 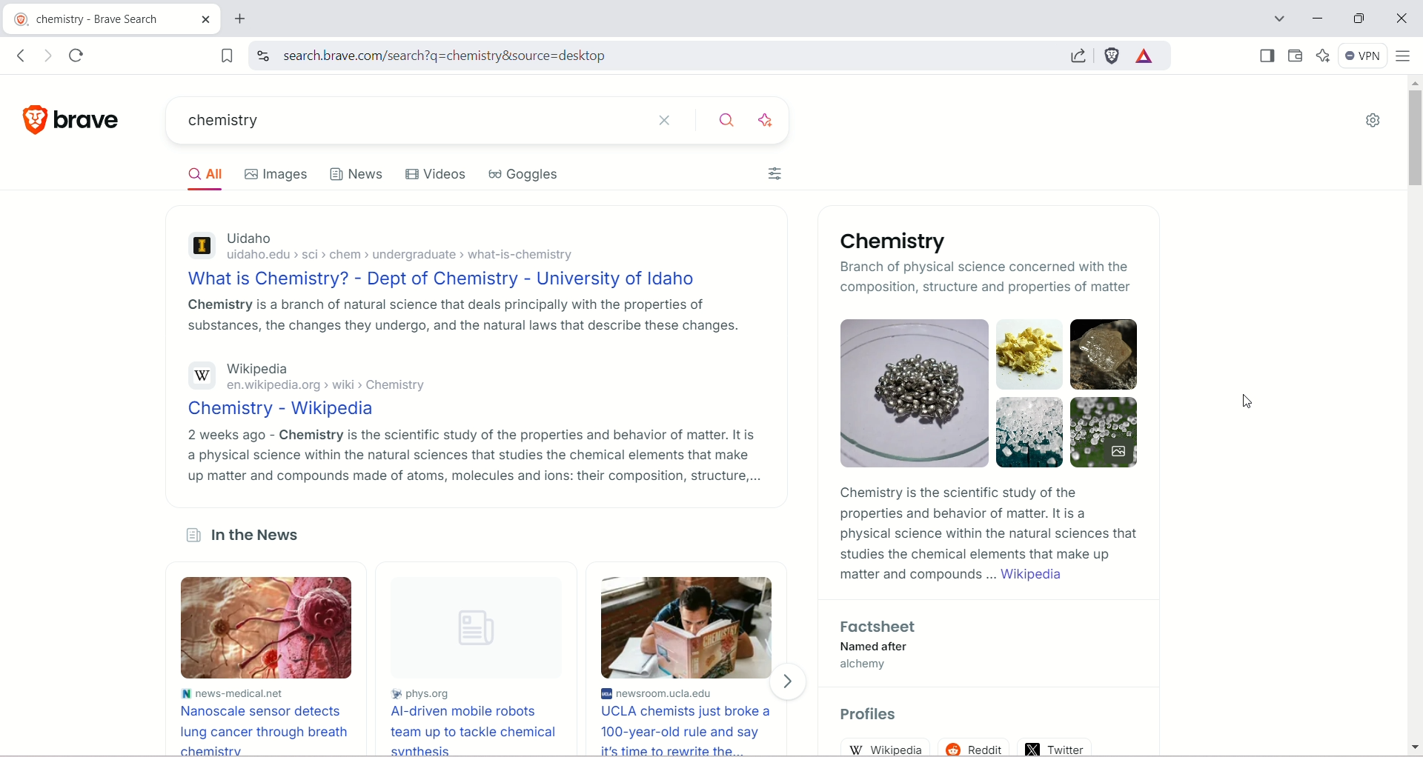 What do you see at coordinates (407, 121) in the screenshot?
I see `current search` at bounding box center [407, 121].